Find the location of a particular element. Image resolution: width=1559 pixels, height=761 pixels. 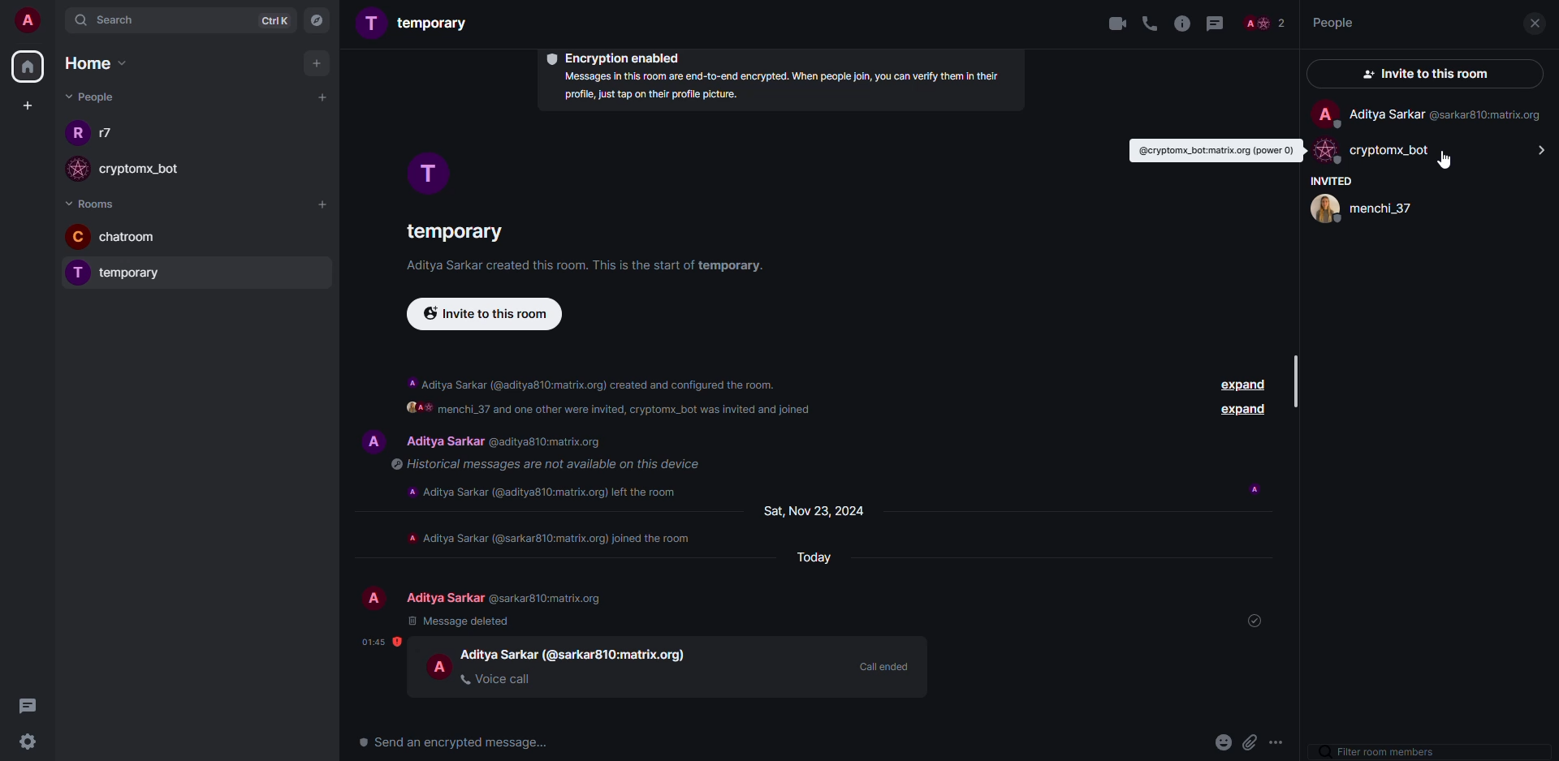

emoji is located at coordinates (1224, 742).